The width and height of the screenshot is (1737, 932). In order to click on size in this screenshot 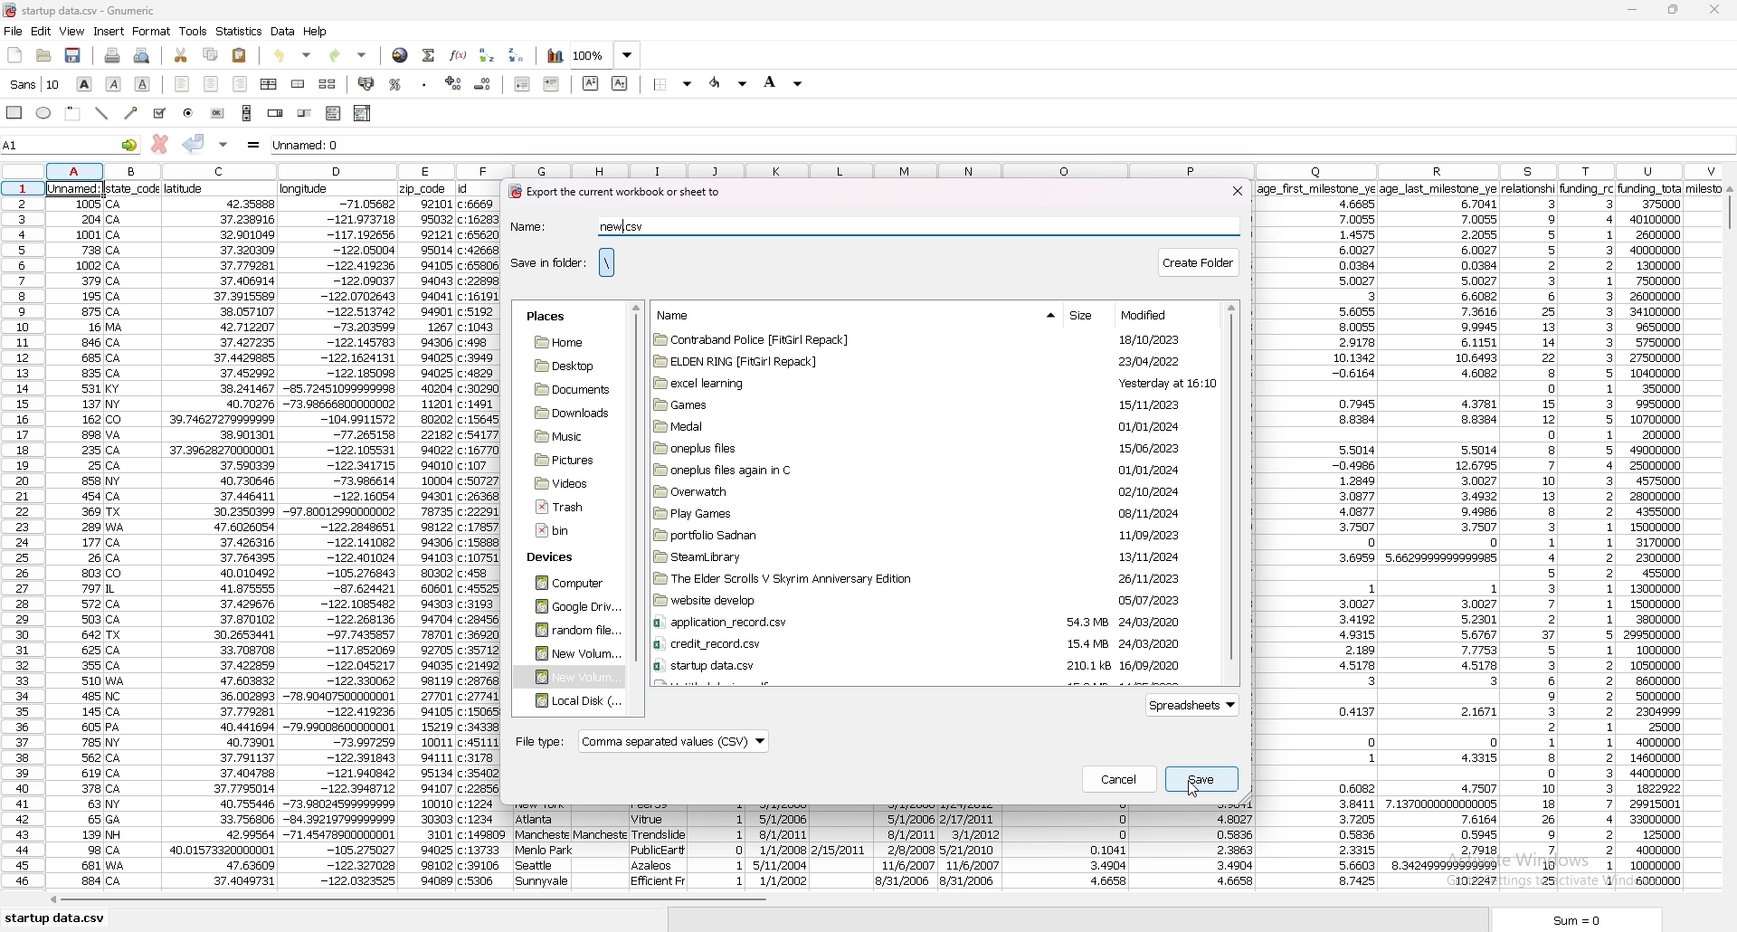, I will do `click(1085, 317)`.